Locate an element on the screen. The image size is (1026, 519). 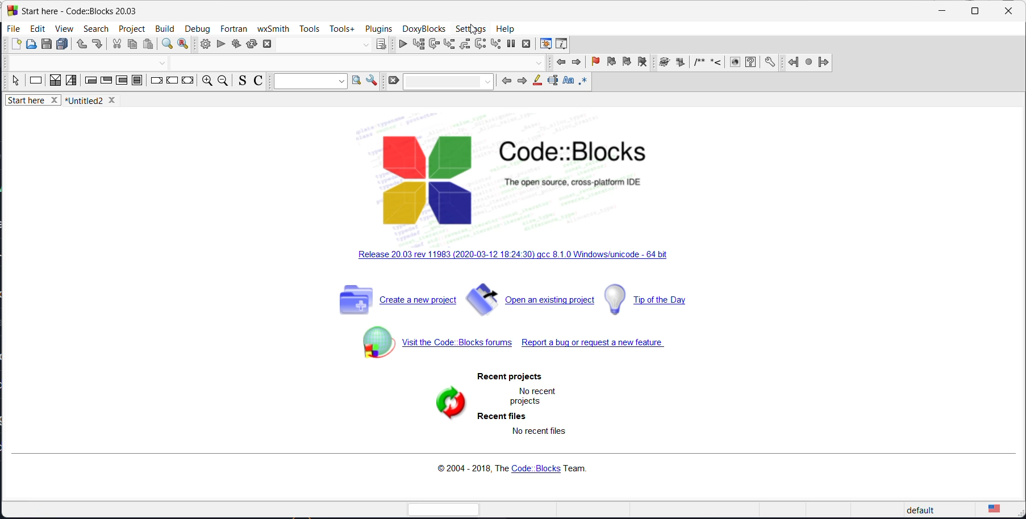
no recent files is located at coordinates (536, 435).